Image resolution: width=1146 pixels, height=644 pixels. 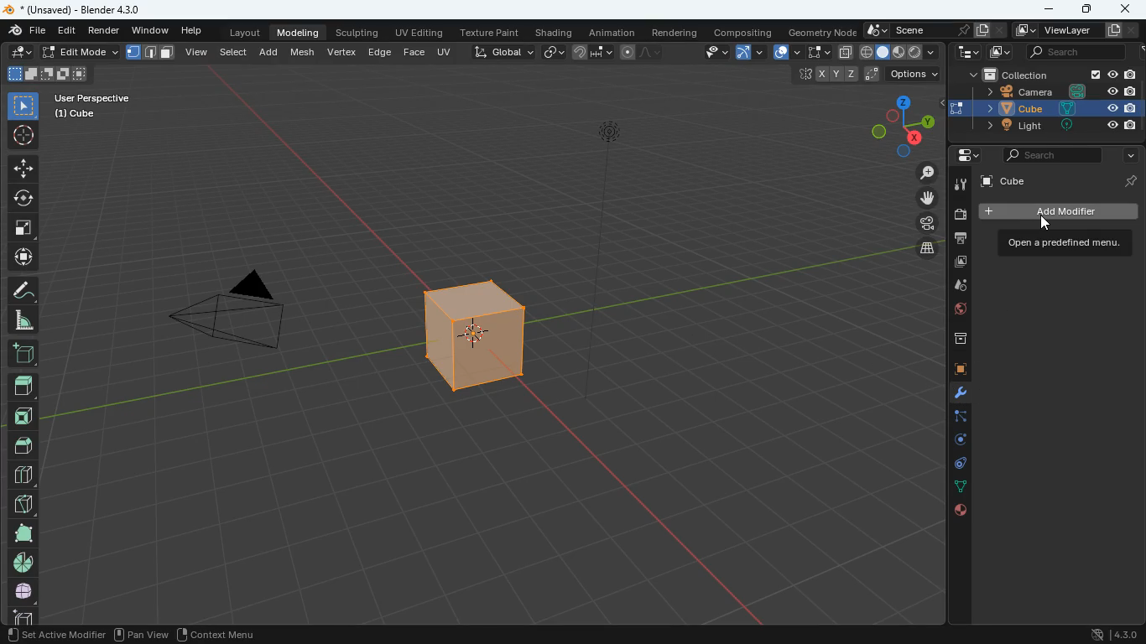 I want to click on more, so click(x=1129, y=153).